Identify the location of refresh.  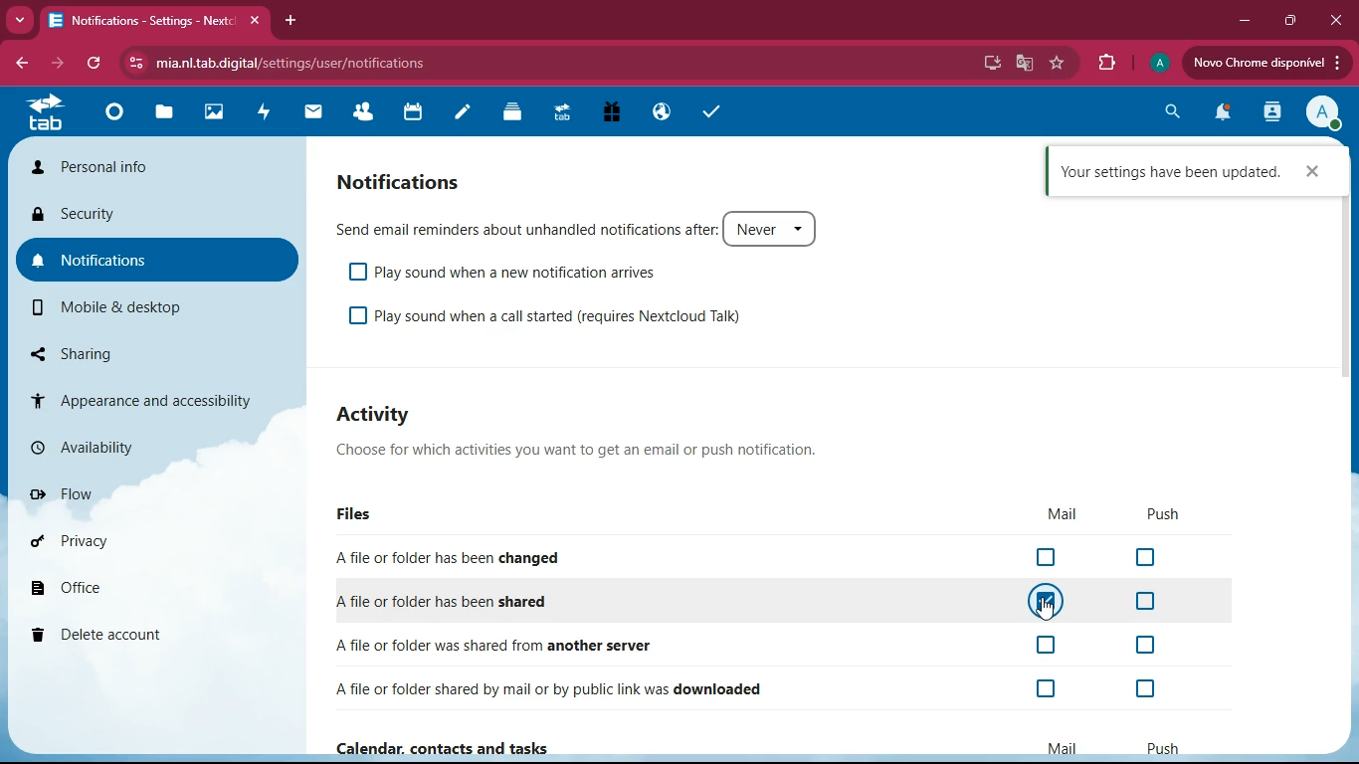
(97, 62).